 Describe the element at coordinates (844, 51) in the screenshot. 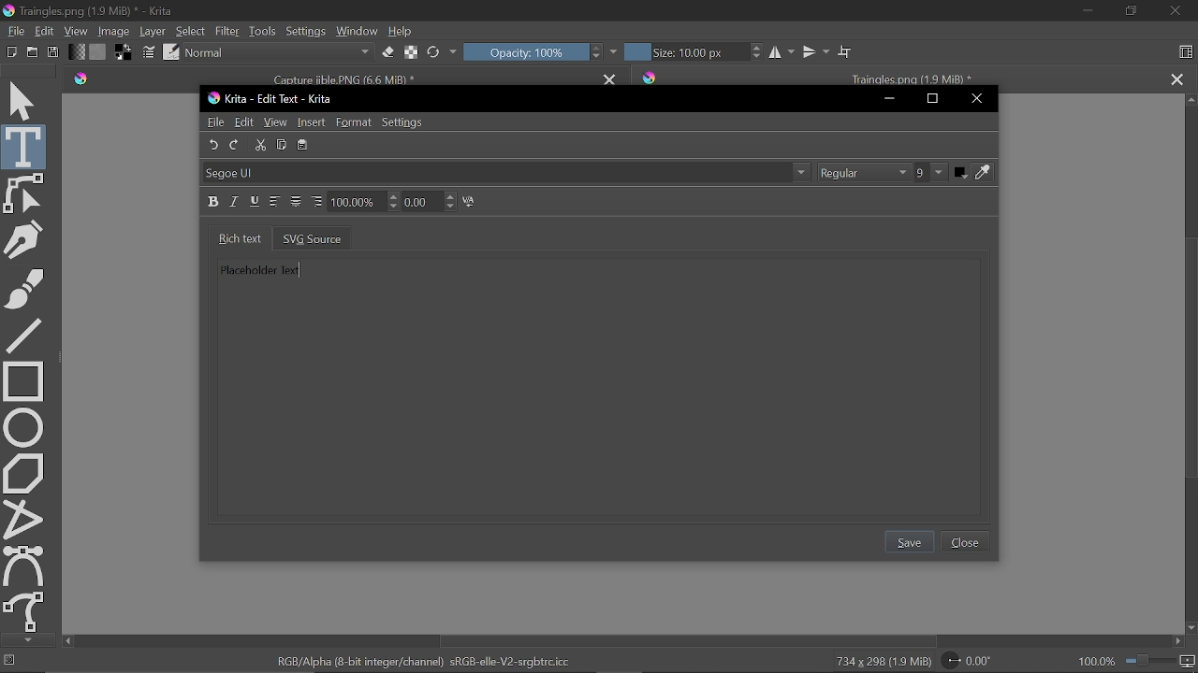

I see `Wrap around mode` at that location.